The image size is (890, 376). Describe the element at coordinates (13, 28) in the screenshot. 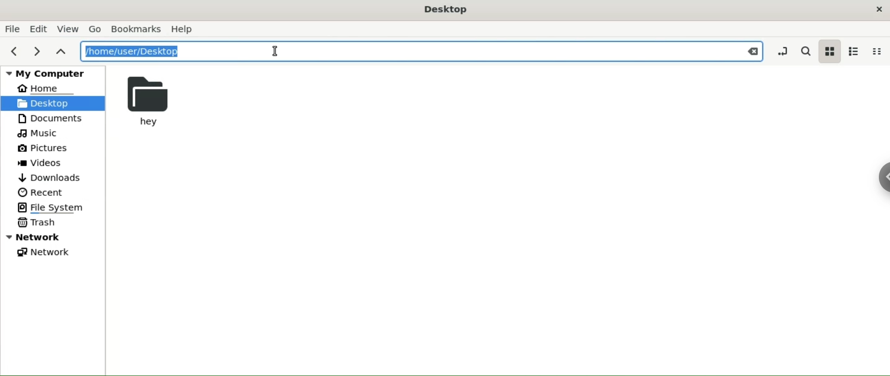

I see `file` at that location.